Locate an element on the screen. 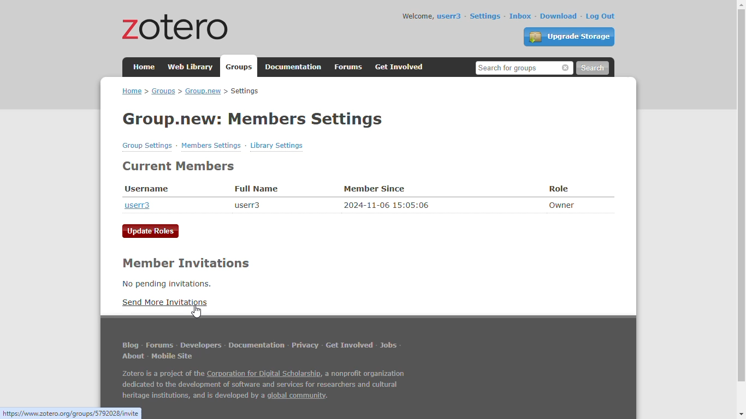 The image size is (746, 419). groups settings is located at coordinates (148, 146).